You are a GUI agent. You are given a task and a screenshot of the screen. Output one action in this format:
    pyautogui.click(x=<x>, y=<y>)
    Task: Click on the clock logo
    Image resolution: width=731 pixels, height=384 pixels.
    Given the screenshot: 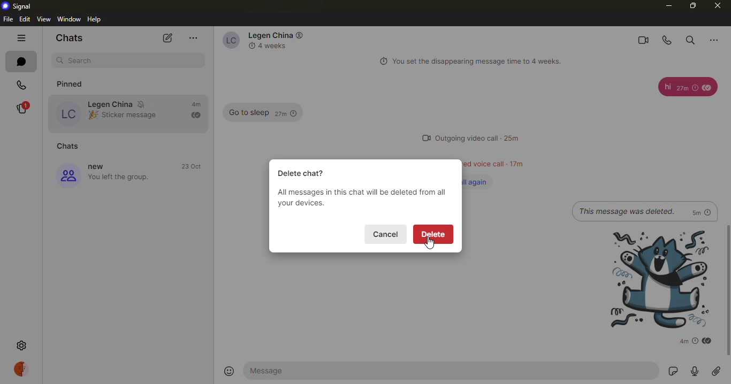 What is the action you would take?
    pyautogui.click(x=250, y=45)
    